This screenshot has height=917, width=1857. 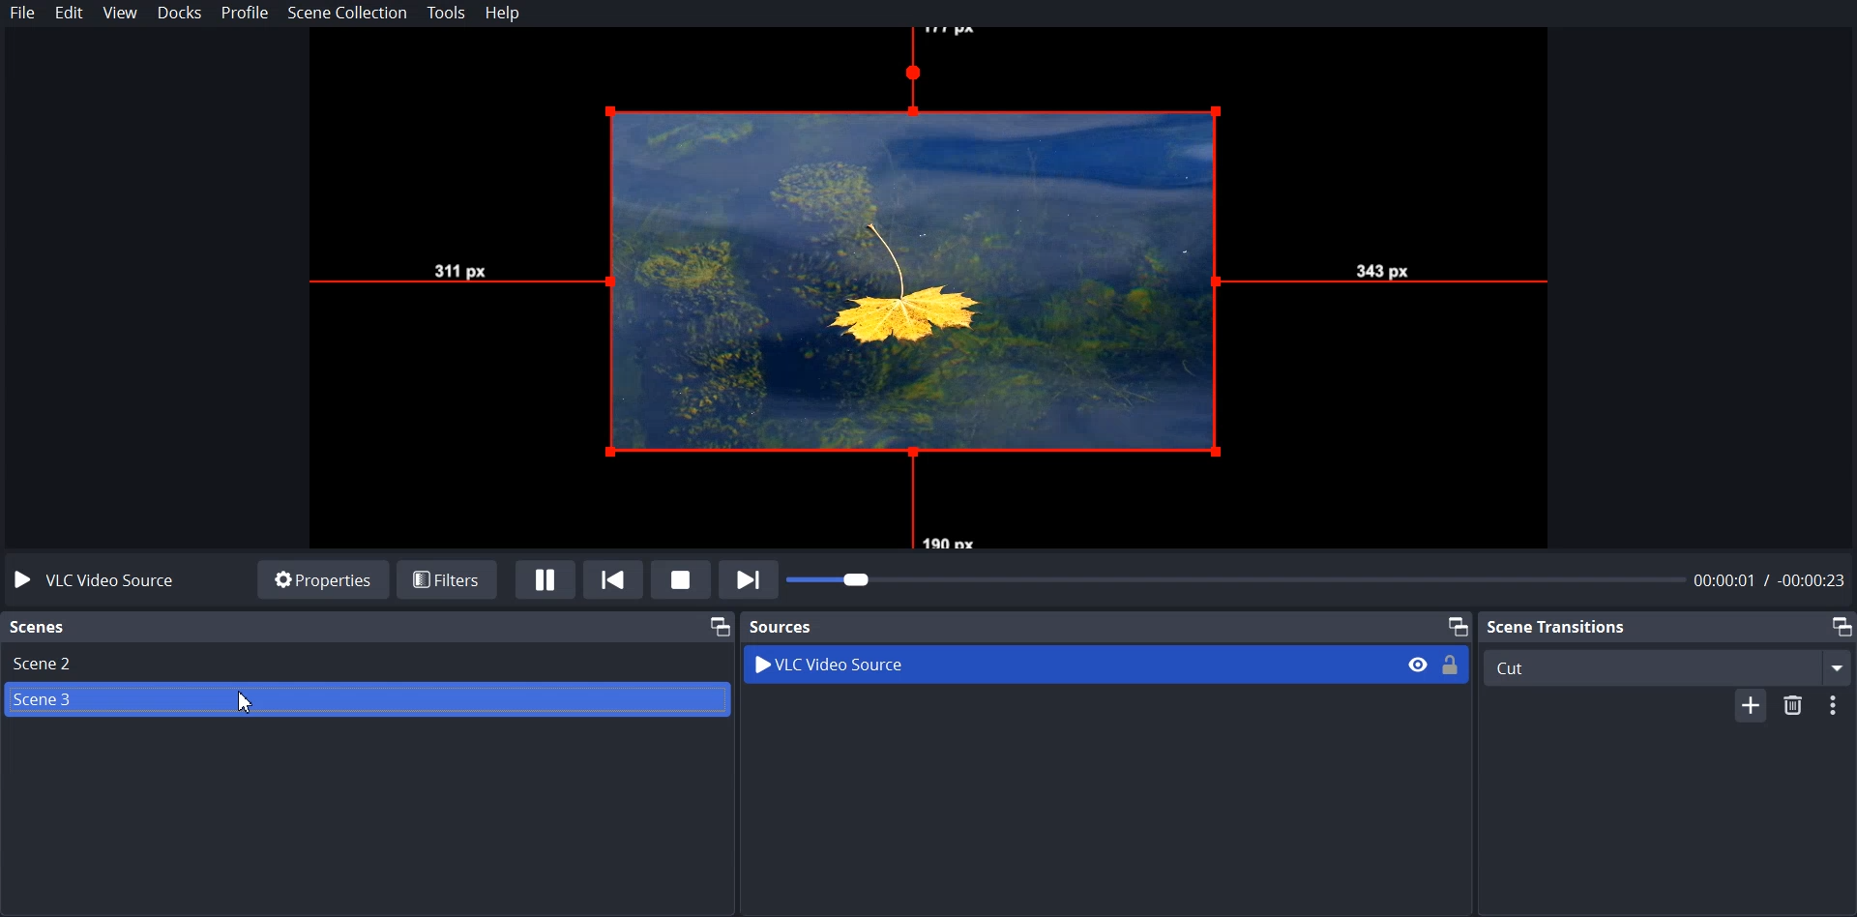 I want to click on Add file, so click(x=1744, y=706).